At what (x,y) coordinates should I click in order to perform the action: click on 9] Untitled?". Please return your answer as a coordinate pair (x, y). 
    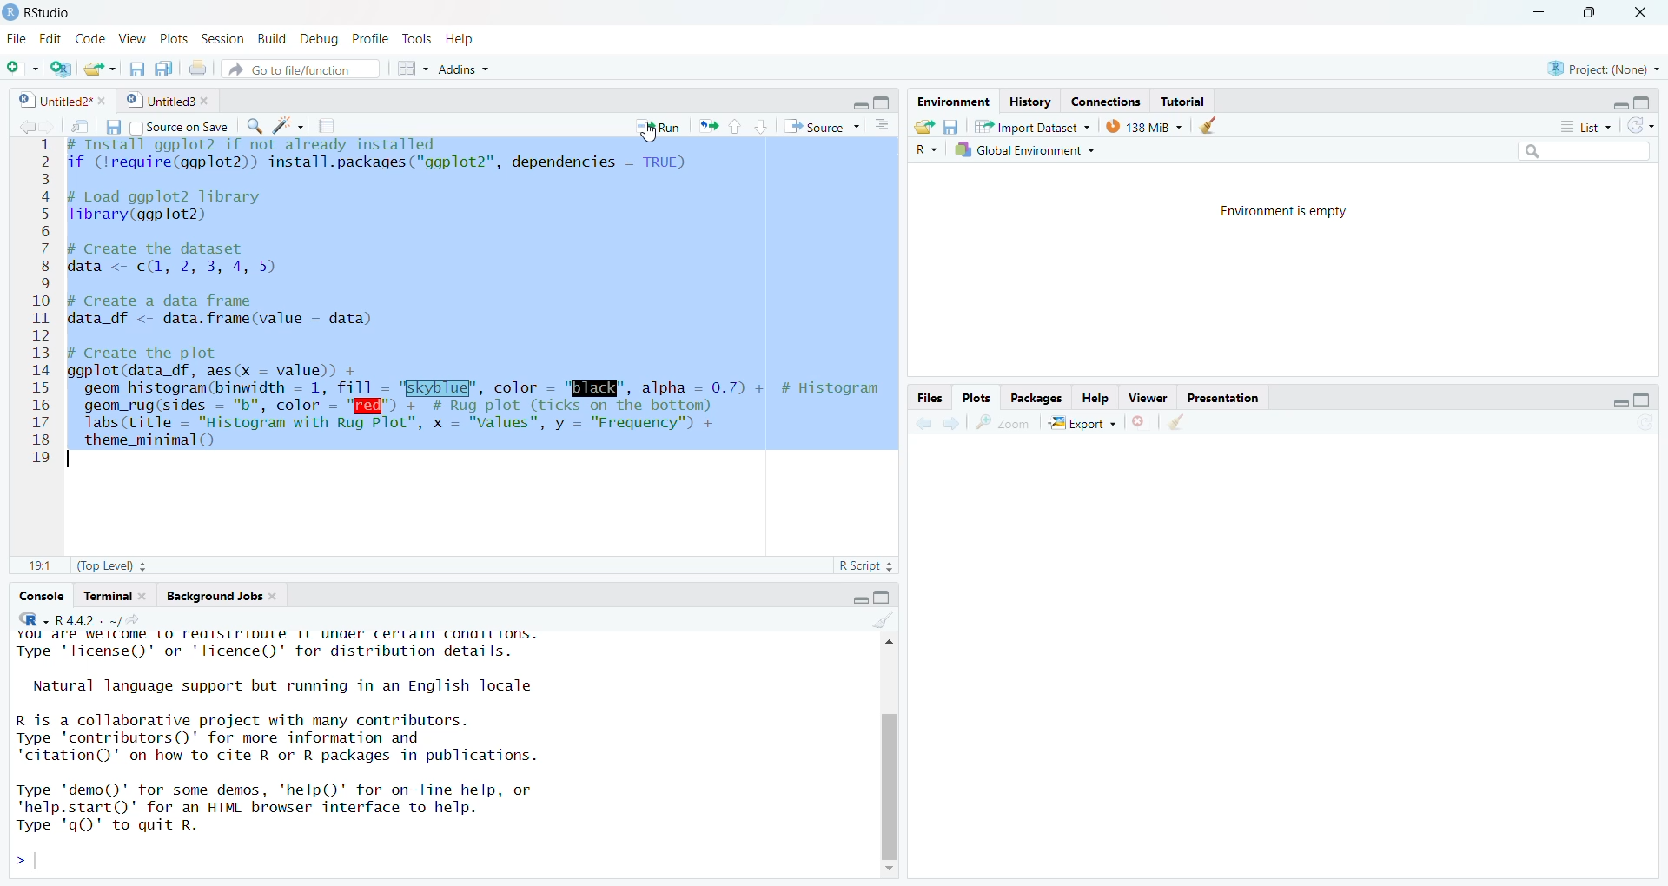
    Looking at the image, I should click on (53, 102).